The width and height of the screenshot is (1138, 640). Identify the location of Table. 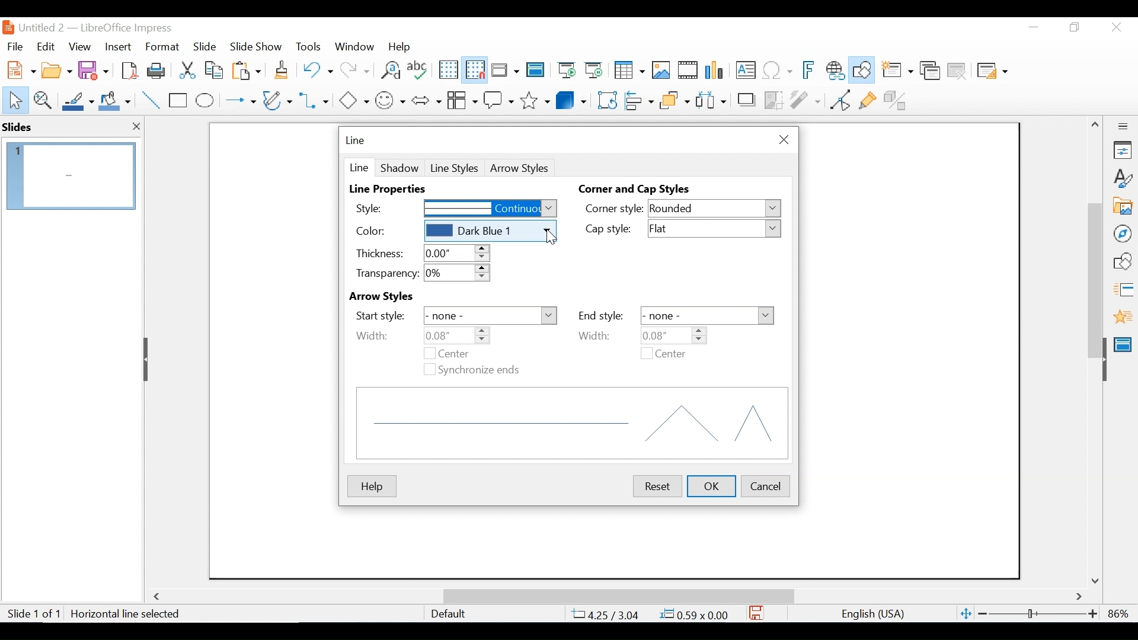
(628, 71).